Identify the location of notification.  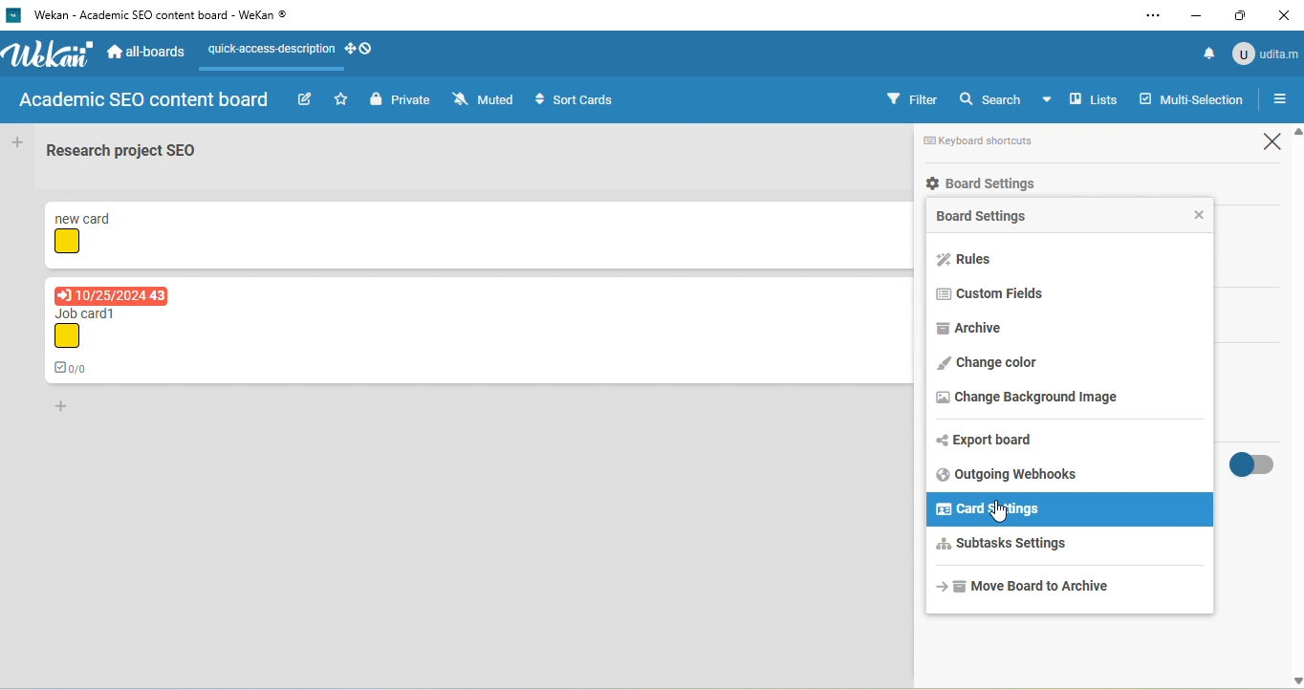
(1205, 57).